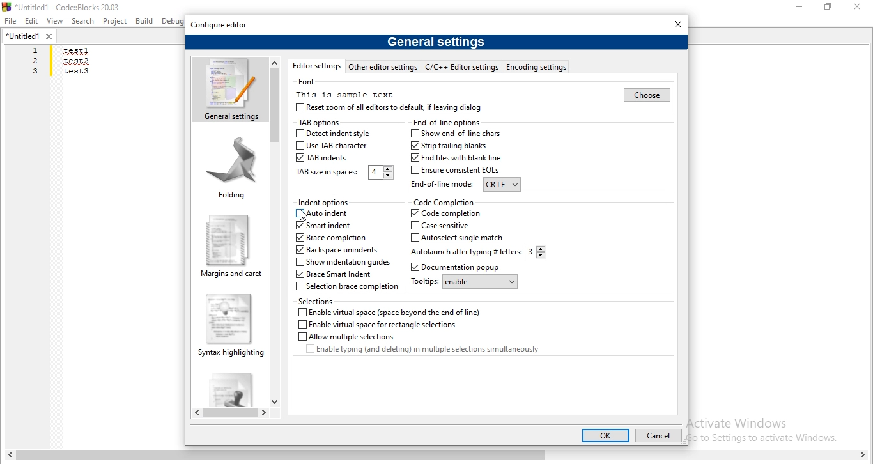  Describe the element at coordinates (436, 456) in the screenshot. I see `scroll bar` at that location.